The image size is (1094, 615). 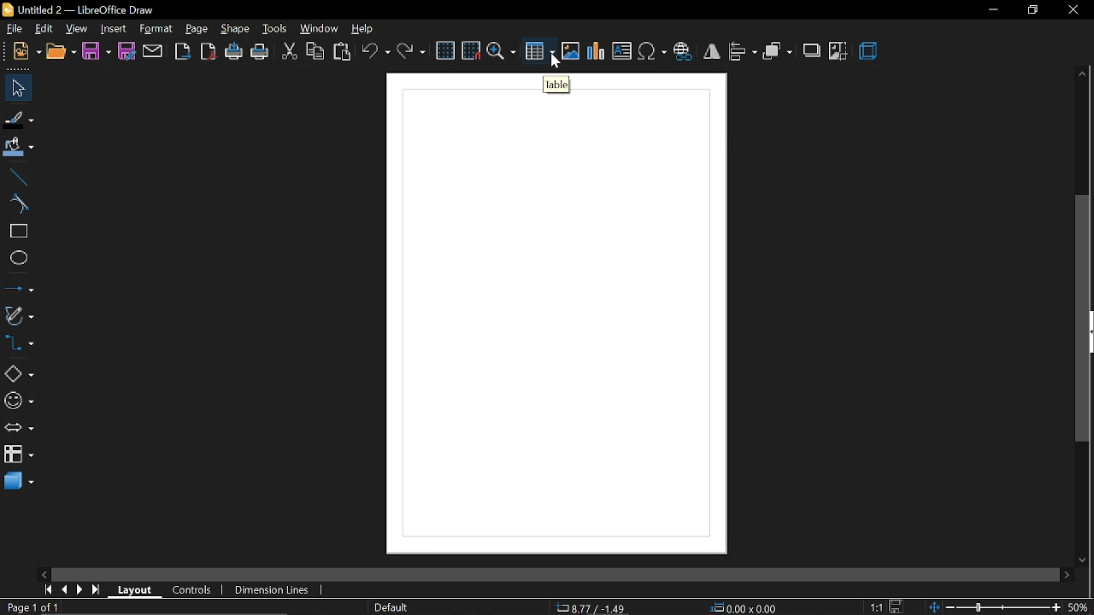 What do you see at coordinates (652, 52) in the screenshot?
I see `insert symbol` at bounding box center [652, 52].